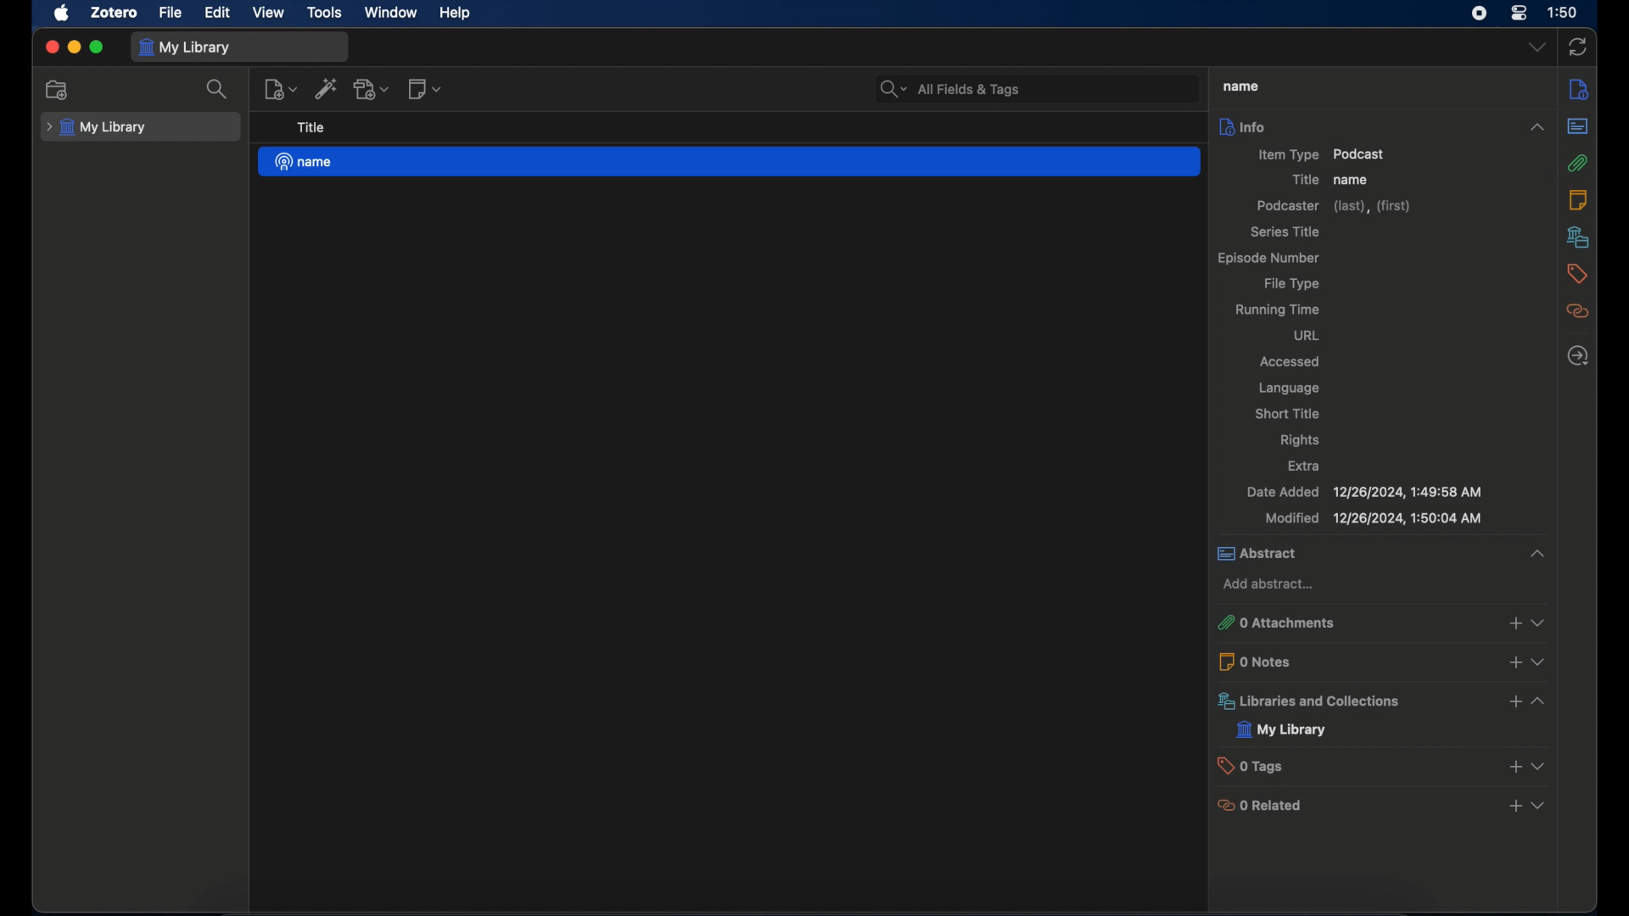  Describe the element at coordinates (391, 12) in the screenshot. I see `window` at that location.